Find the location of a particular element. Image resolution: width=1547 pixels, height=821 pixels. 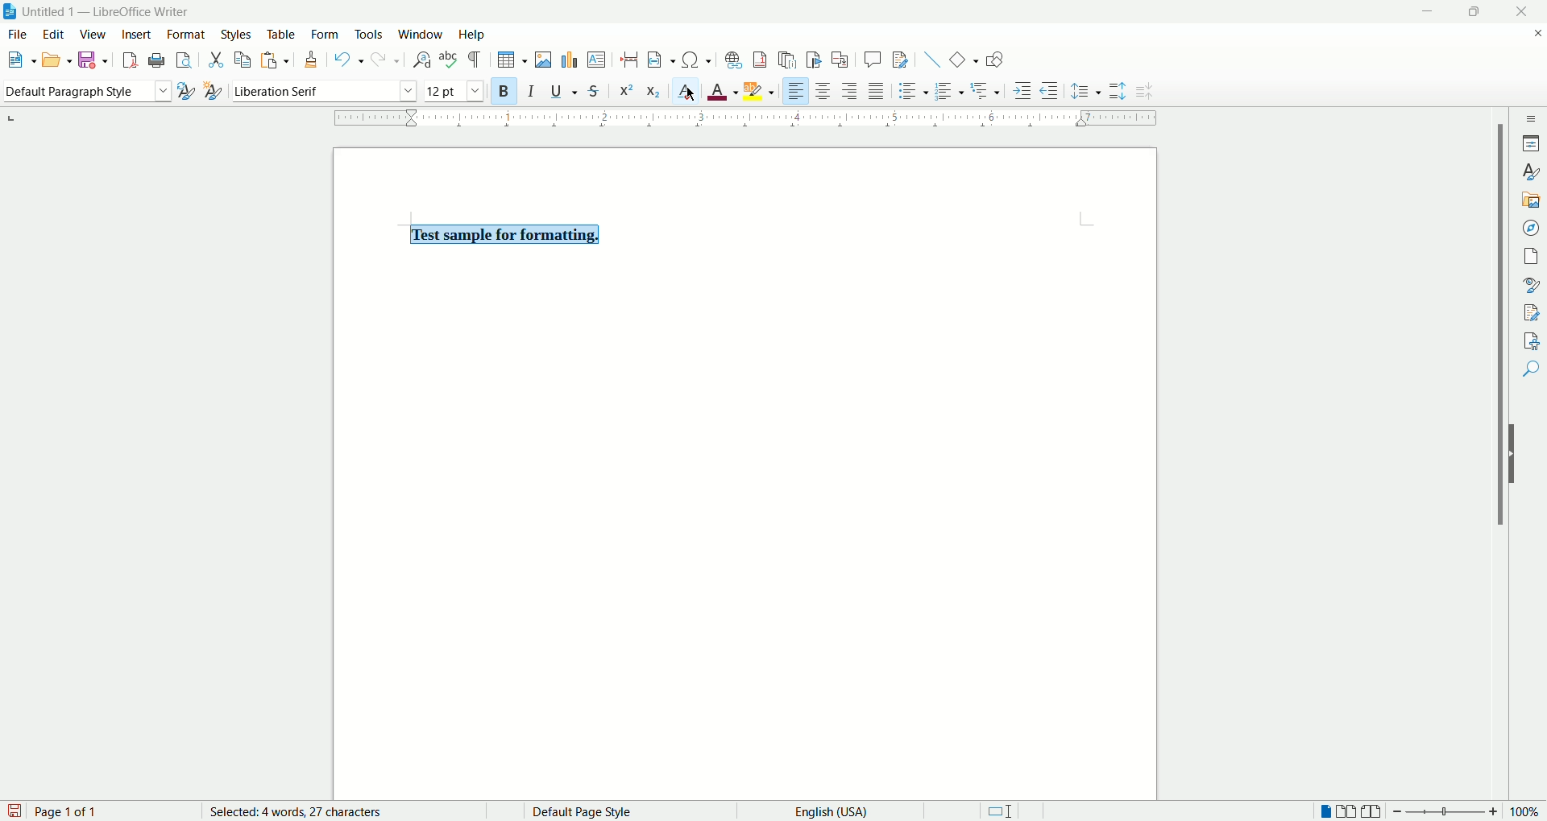

subscript is located at coordinates (654, 90).